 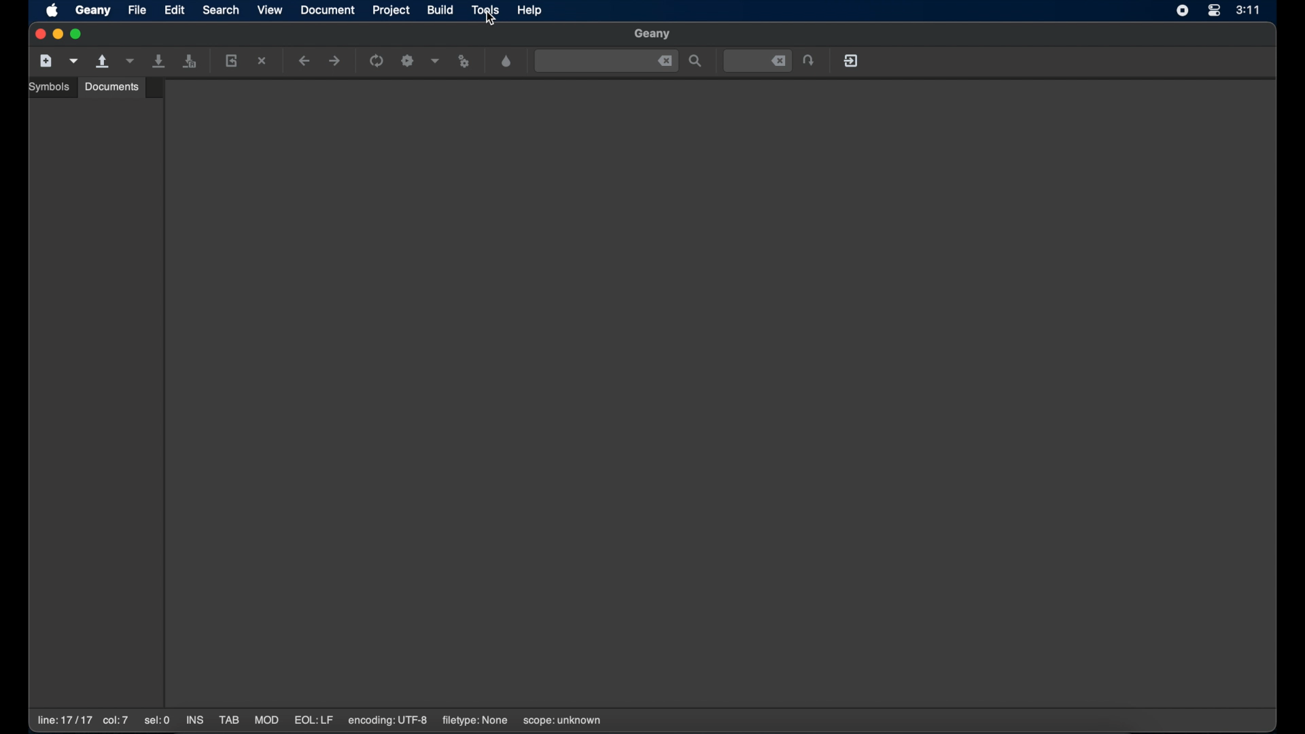 What do you see at coordinates (190, 62) in the screenshot?
I see `save all open files` at bounding box center [190, 62].